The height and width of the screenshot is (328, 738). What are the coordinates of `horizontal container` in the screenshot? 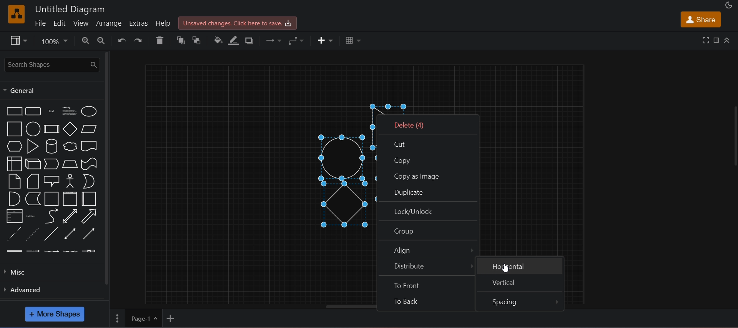 It's located at (89, 199).